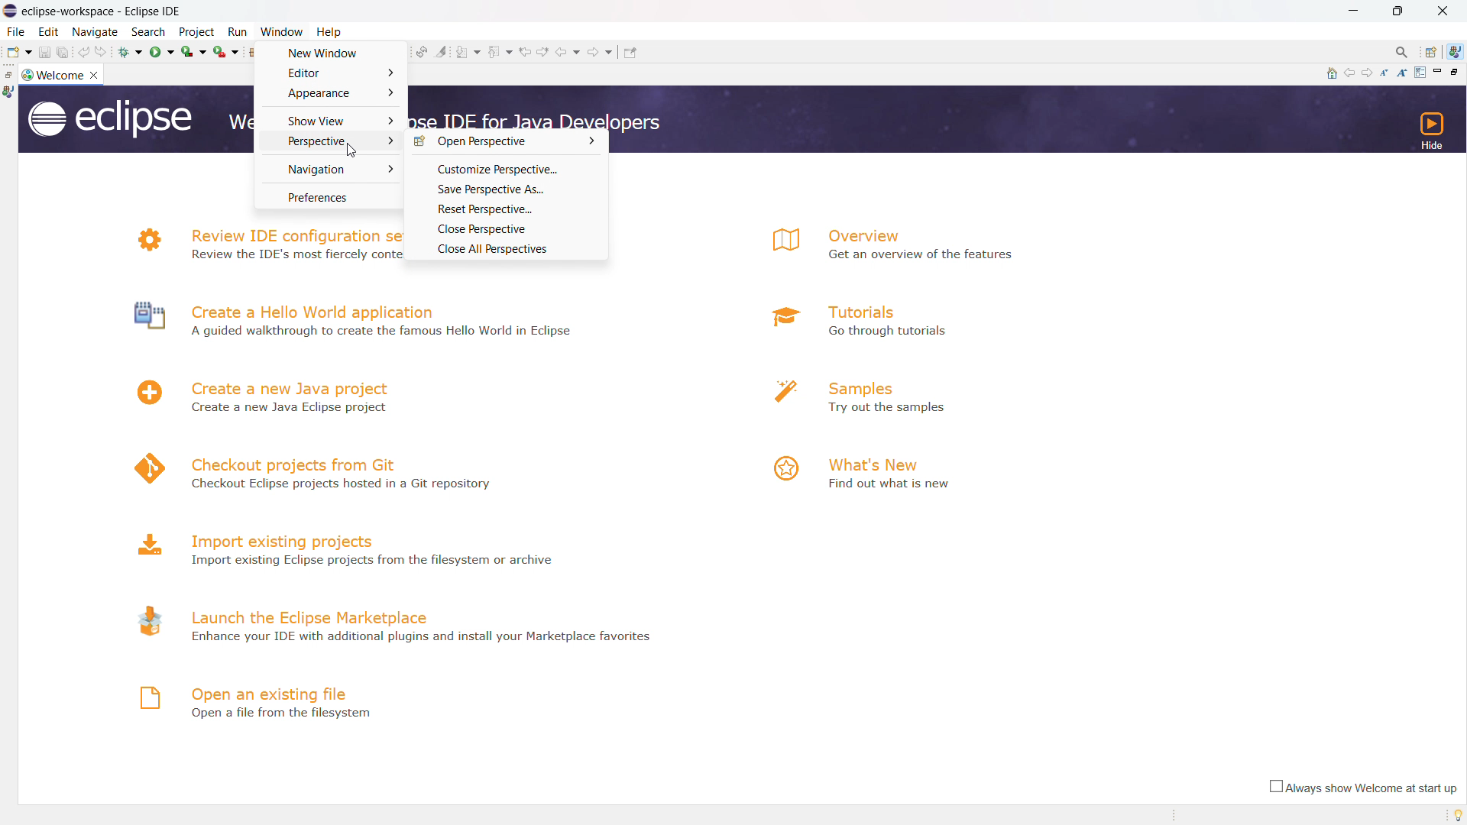  I want to click on logo, so click(778, 318).